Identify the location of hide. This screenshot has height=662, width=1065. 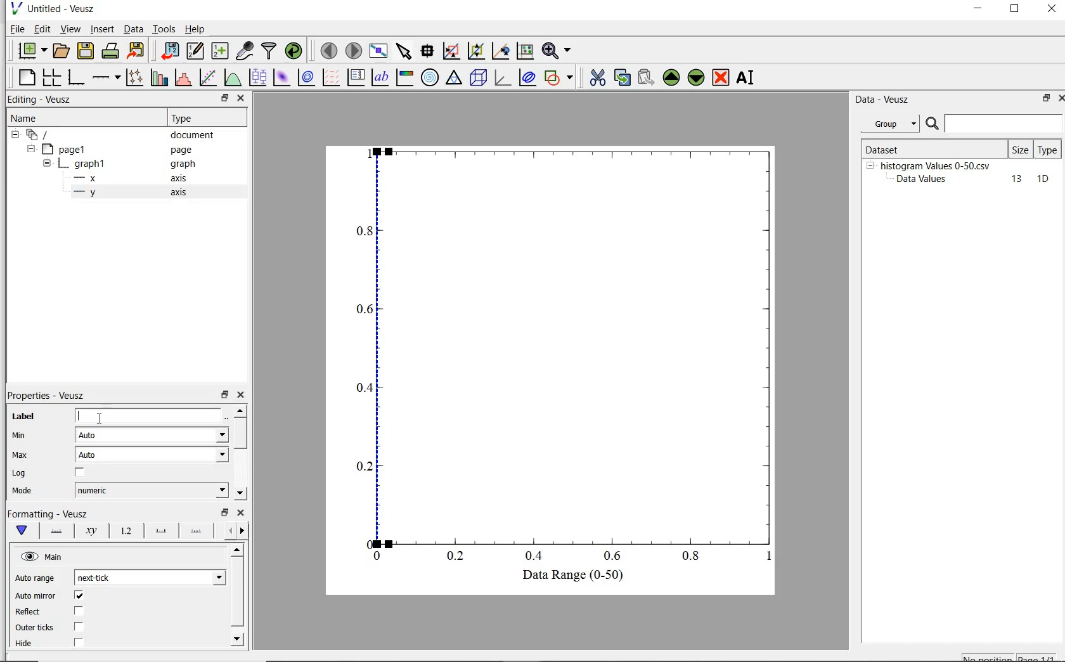
(30, 149).